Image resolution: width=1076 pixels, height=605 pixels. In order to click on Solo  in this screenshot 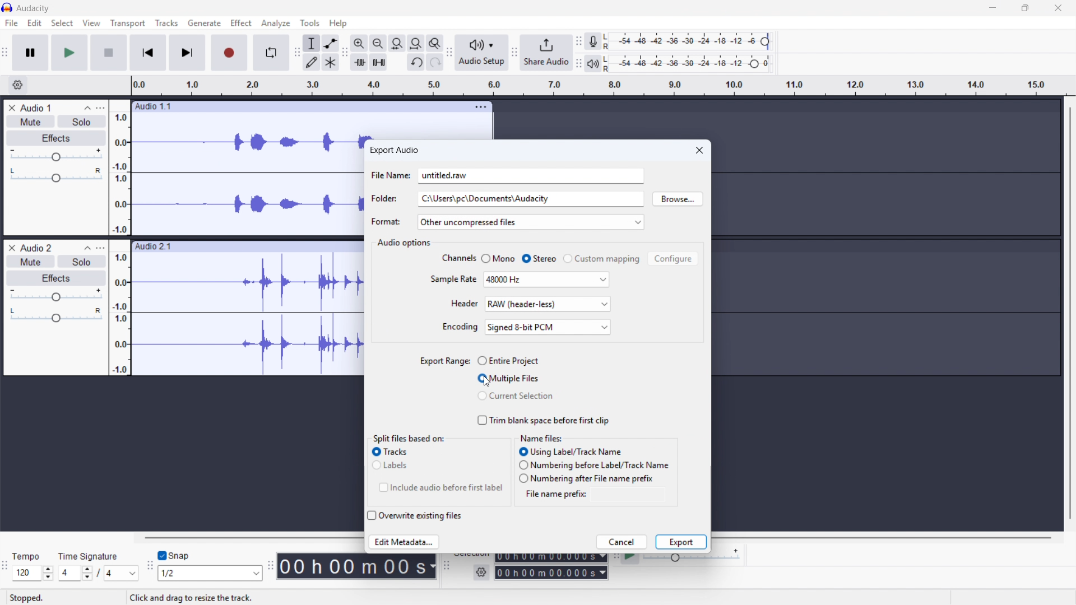, I will do `click(82, 261)`.